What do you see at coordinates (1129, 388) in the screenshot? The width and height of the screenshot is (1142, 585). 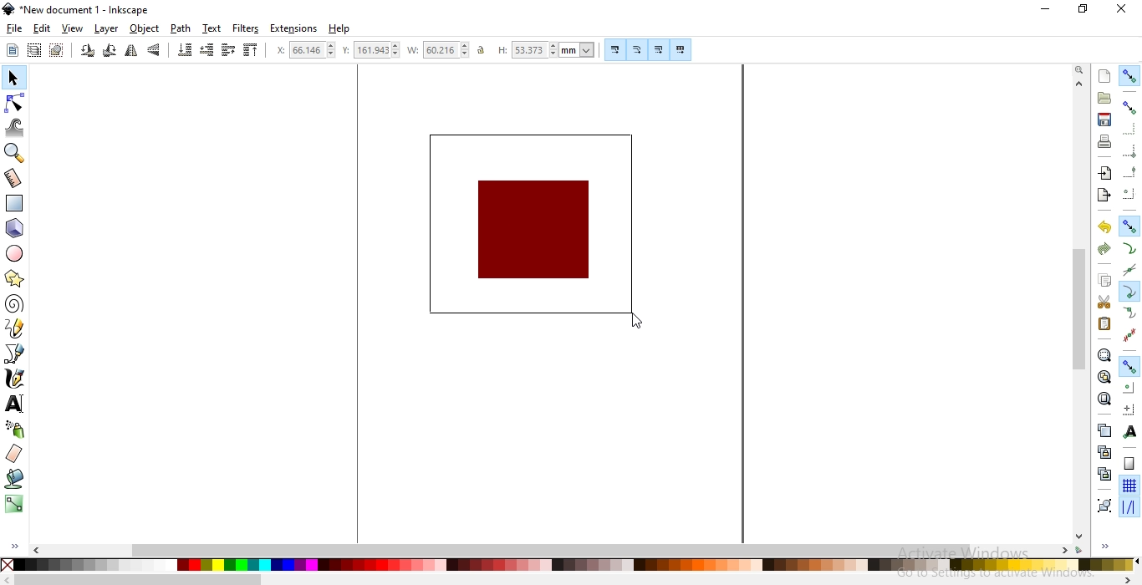 I see `snap centers to objects` at bounding box center [1129, 388].